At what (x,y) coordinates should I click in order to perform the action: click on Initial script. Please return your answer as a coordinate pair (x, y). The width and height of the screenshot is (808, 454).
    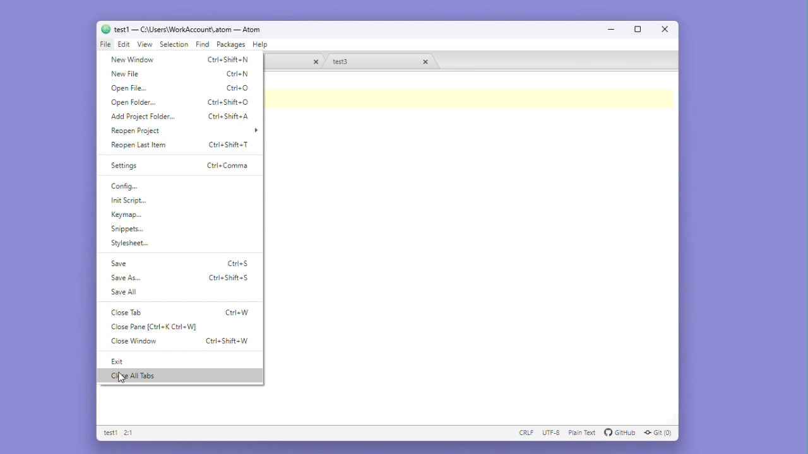
    Looking at the image, I should click on (128, 201).